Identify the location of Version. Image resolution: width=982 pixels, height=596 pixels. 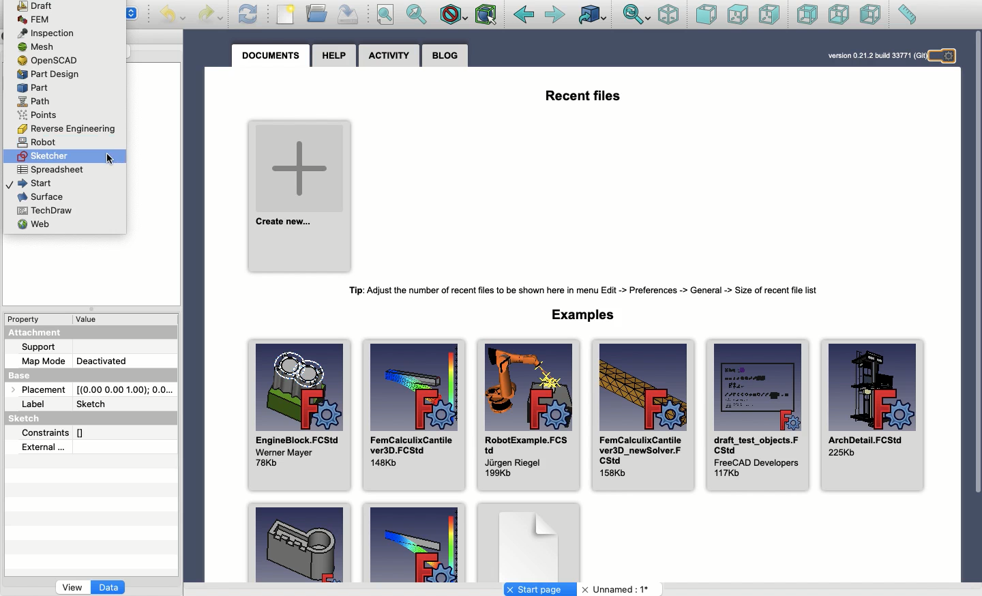
(874, 55).